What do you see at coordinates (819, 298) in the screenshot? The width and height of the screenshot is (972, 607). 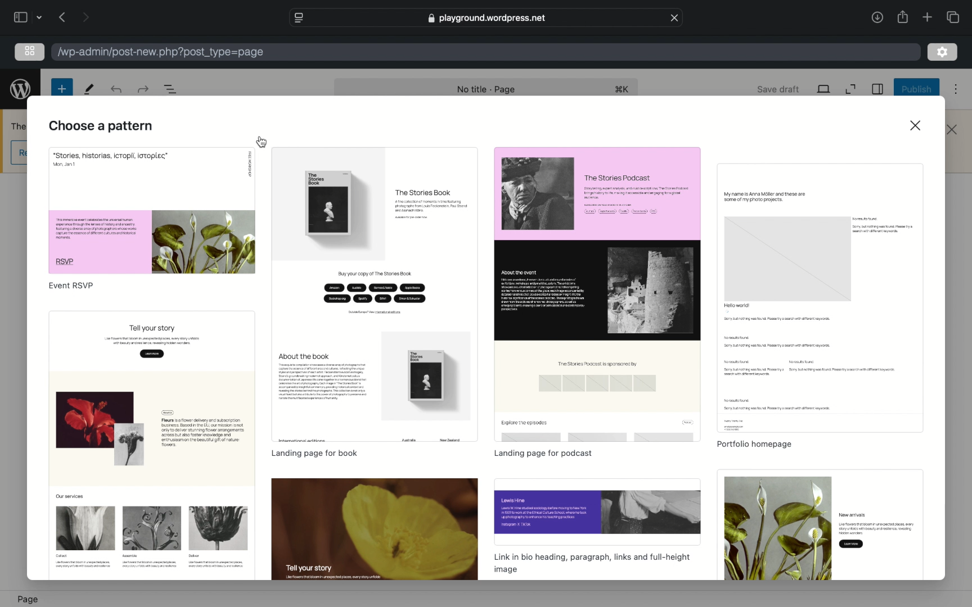 I see `preview` at bounding box center [819, 298].